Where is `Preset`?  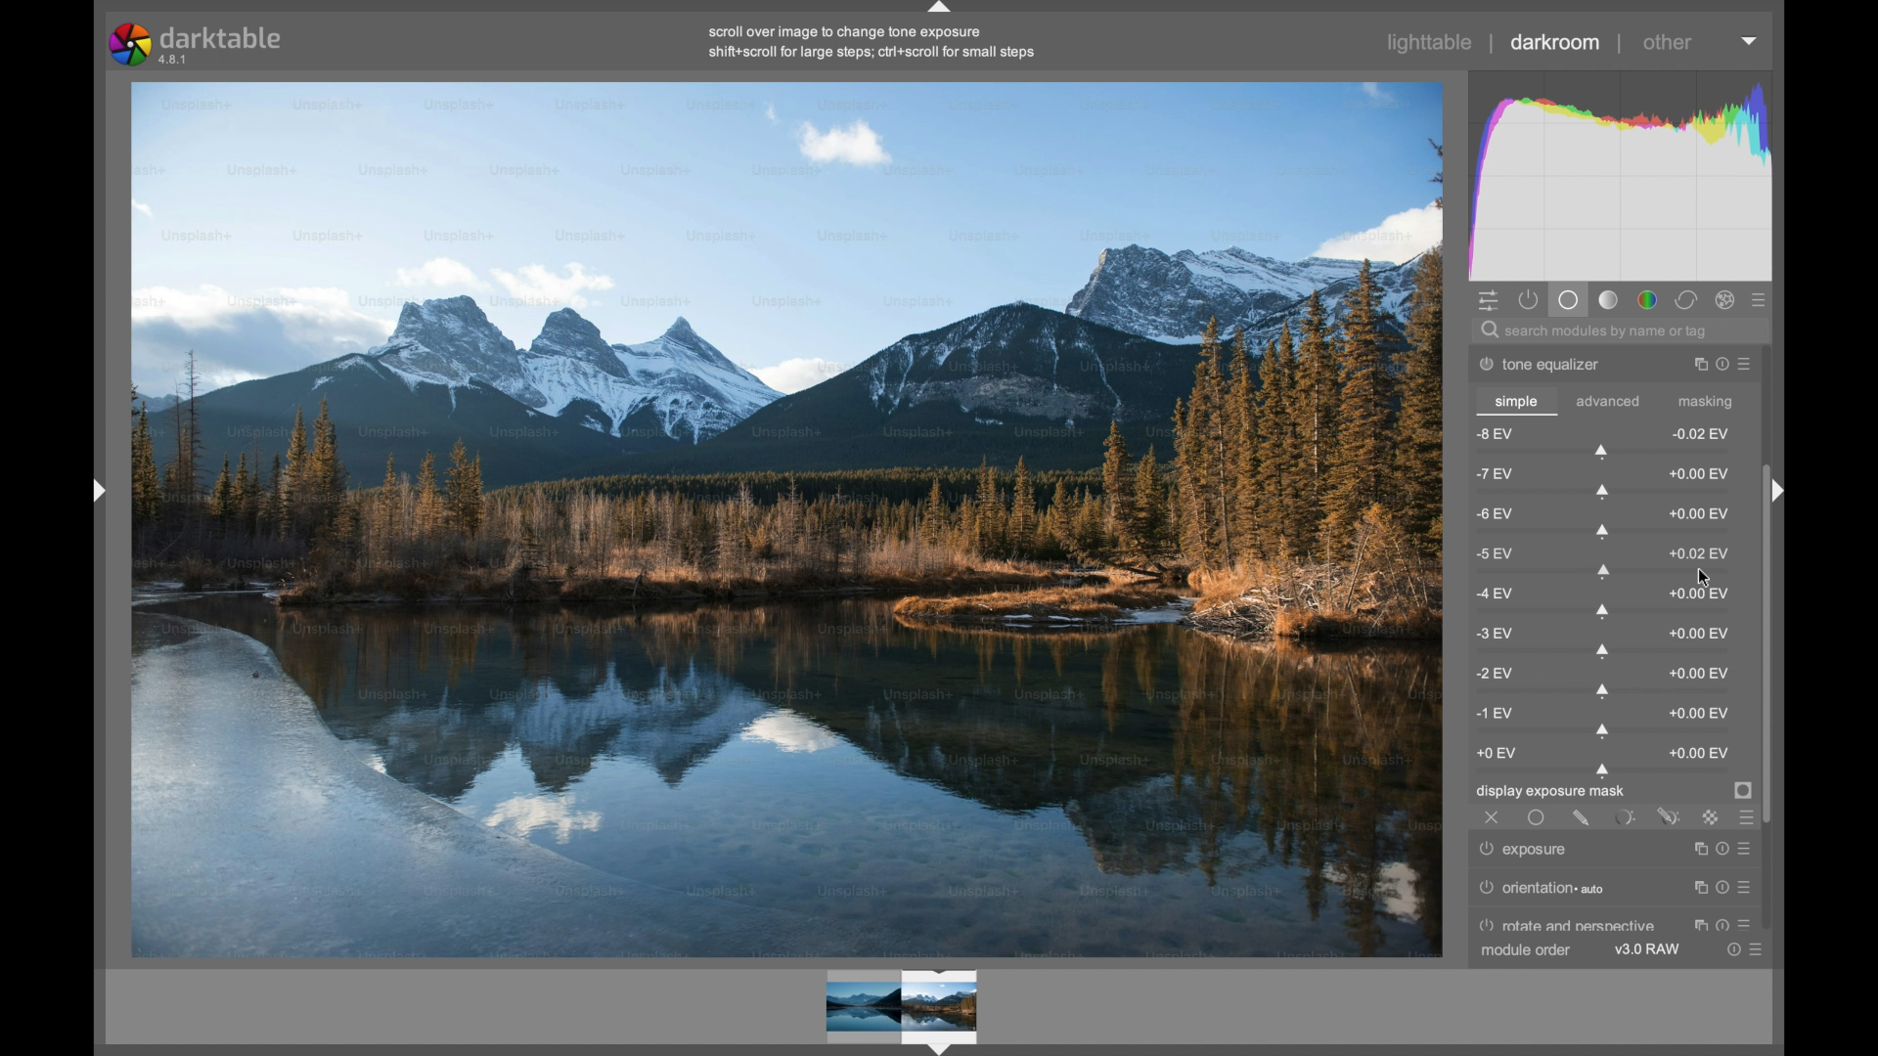
Preset is located at coordinates (1749, 869).